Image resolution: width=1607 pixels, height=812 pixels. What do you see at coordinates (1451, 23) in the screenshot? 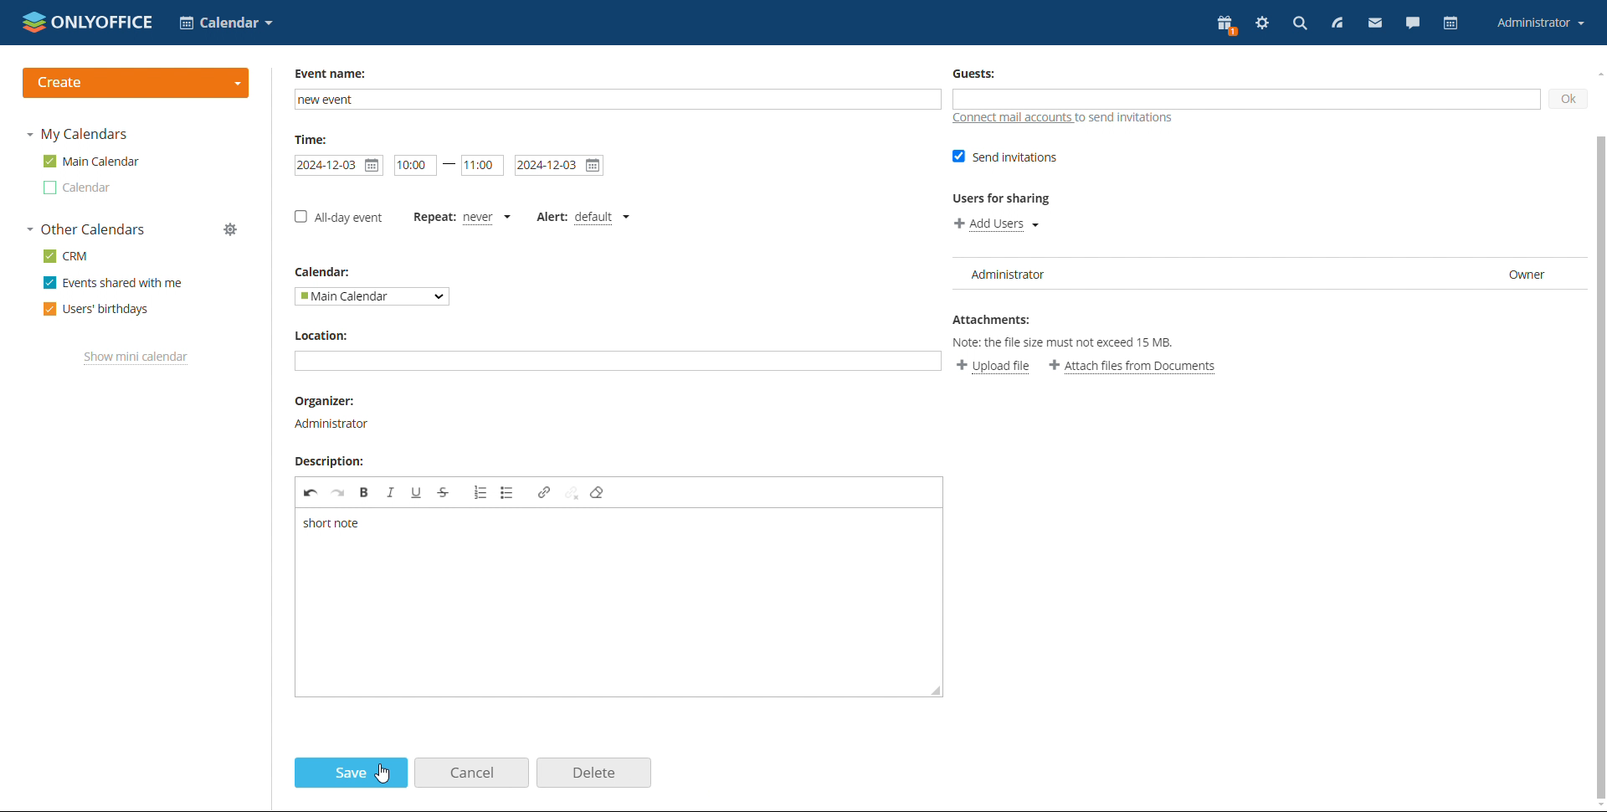
I see `calendar` at bounding box center [1451, 23].